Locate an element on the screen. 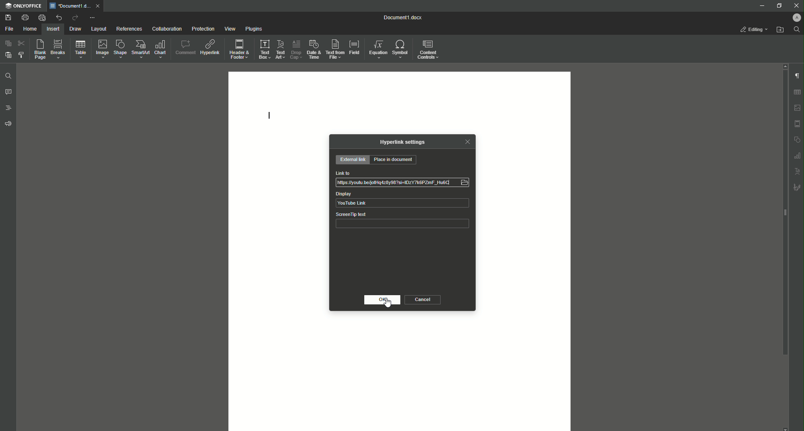 This screenshot has width=804, height=431. Cursor is located at coordinates (389, 305).